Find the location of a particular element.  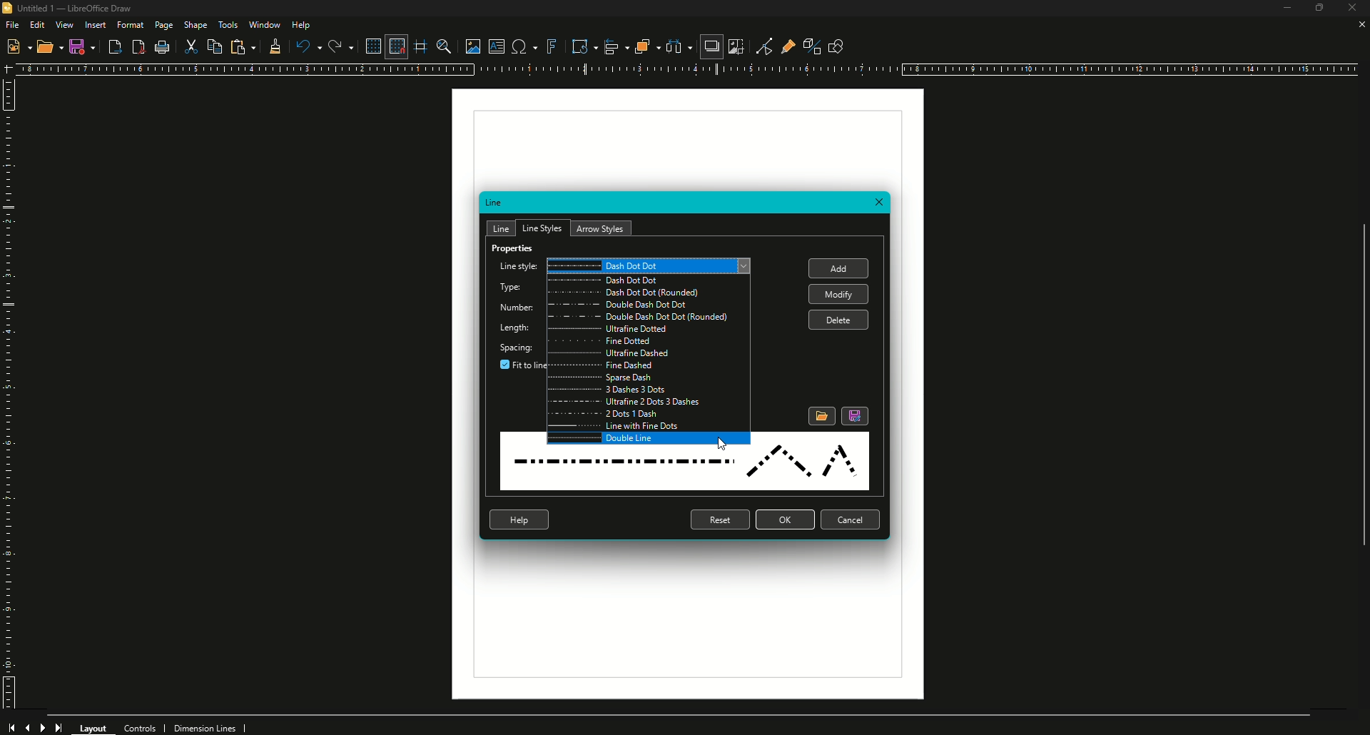

Align Objects is located at coordinates (611, 46).